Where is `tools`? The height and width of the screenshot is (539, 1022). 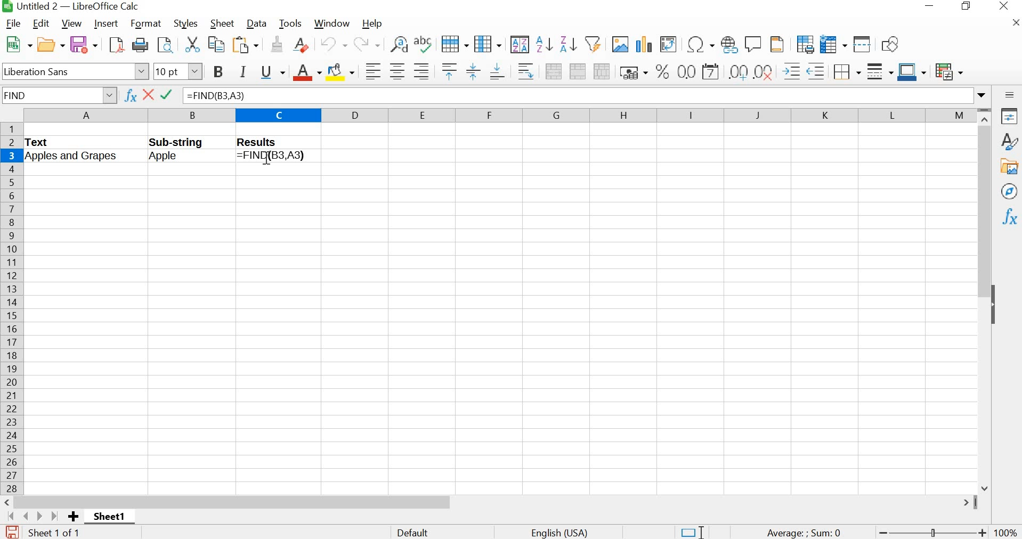 tools is located at coordinates (291, 24).